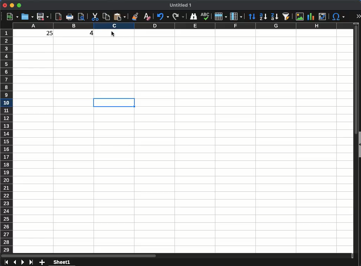  I want to click on column, so click(236, 16).